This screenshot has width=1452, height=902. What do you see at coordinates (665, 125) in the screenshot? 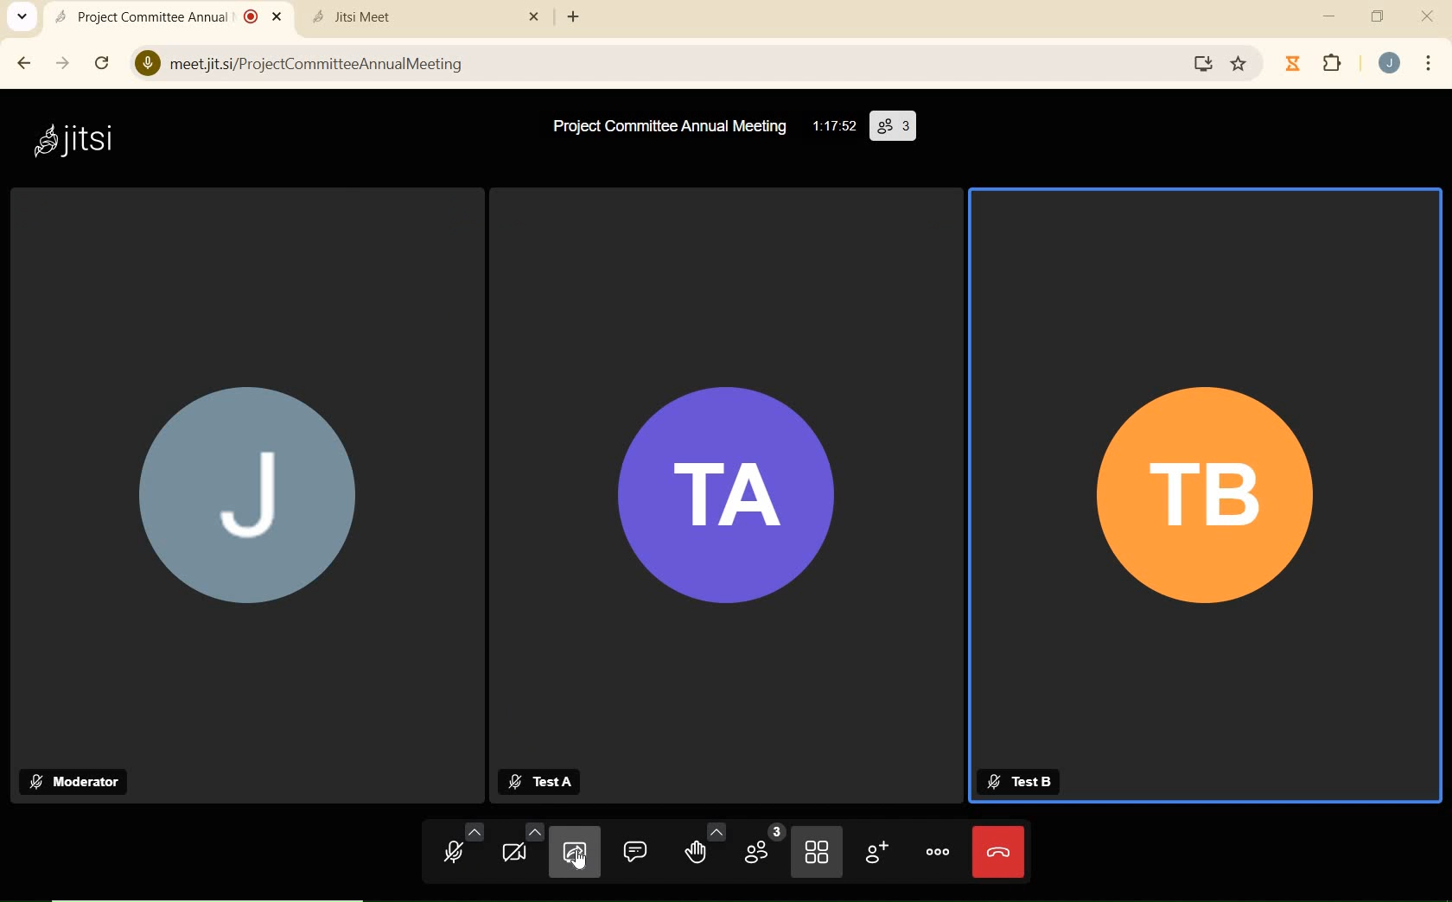
I see `Project Committee Annual Meeting` at bounding box center [665, 125].